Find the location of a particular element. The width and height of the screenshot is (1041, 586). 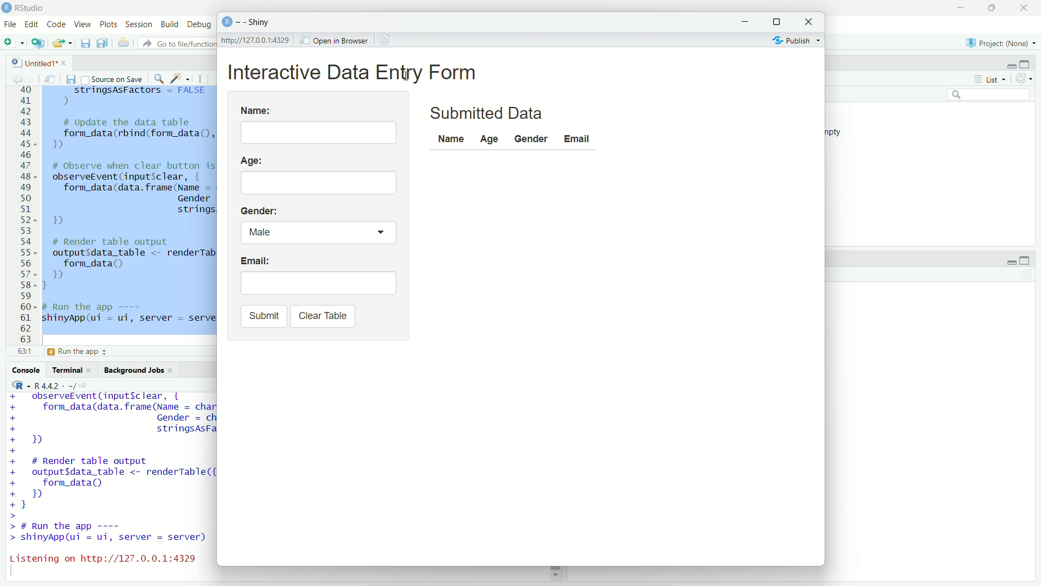

refresh the list of objects in the environment is located at coordinates (1028, 80).